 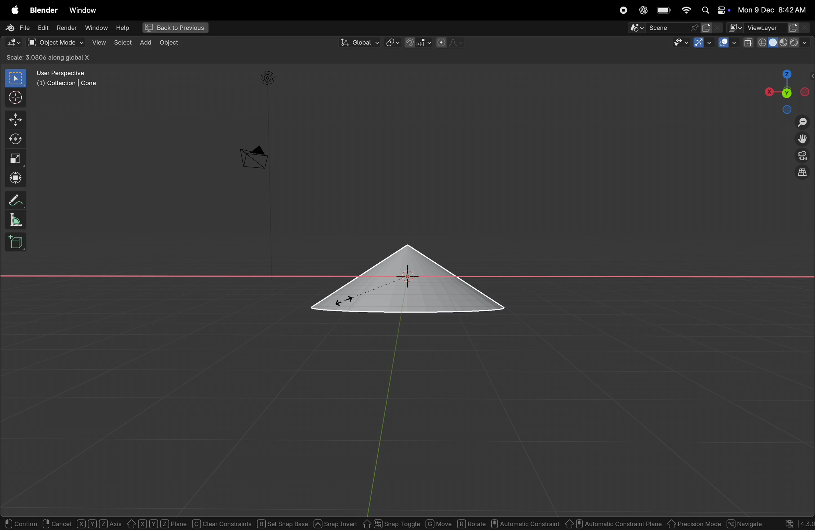 What do you see at coordinates (793, 523) in the screenshot?
I see `version` at bounding box center [793, 523].